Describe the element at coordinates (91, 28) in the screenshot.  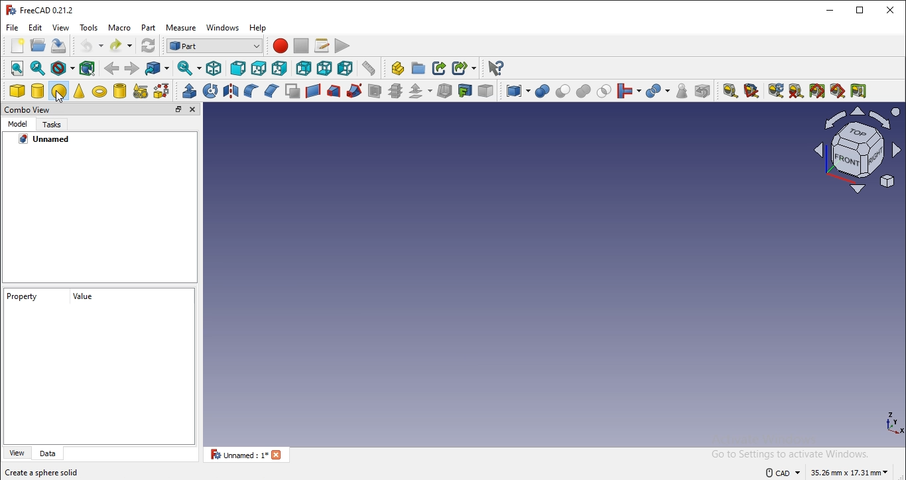
I see `tools` at that location.